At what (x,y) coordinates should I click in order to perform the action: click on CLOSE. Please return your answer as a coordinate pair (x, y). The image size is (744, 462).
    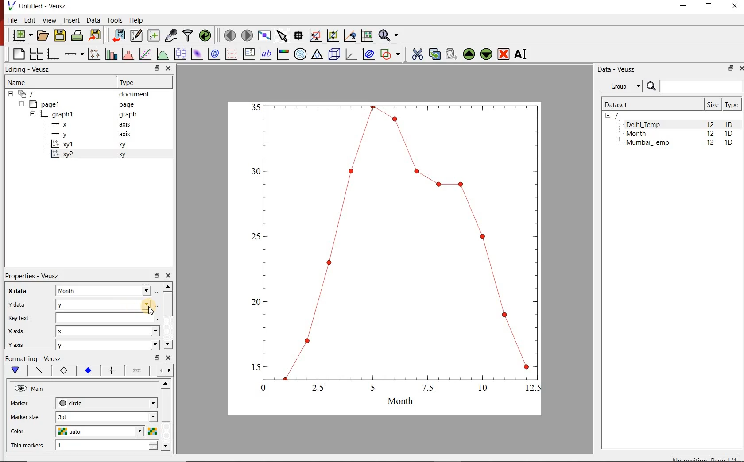
    Looking at the image, I should click on (740, 69).